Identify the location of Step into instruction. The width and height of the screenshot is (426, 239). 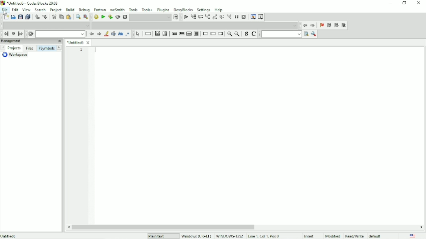
(229, 17).